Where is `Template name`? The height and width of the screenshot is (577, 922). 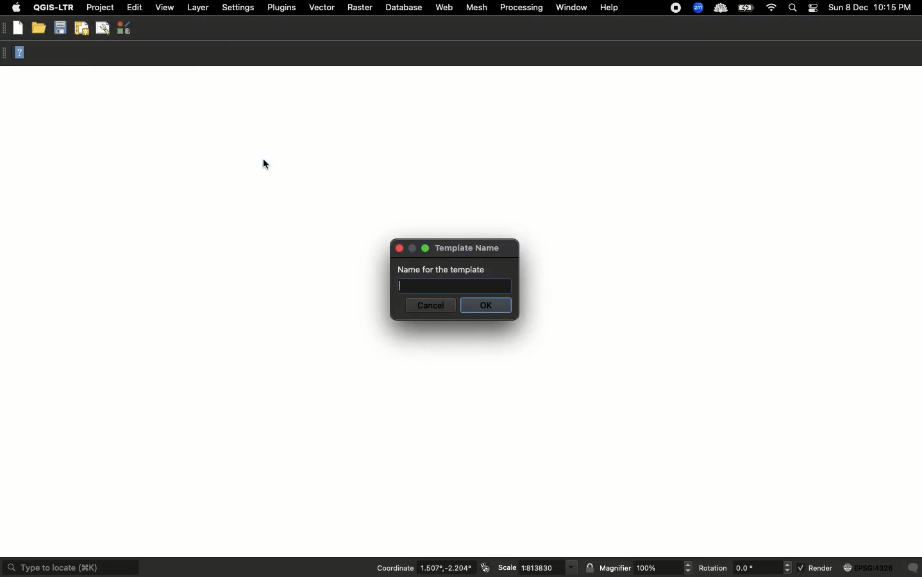 Template name is located at coordinates (472, 247).